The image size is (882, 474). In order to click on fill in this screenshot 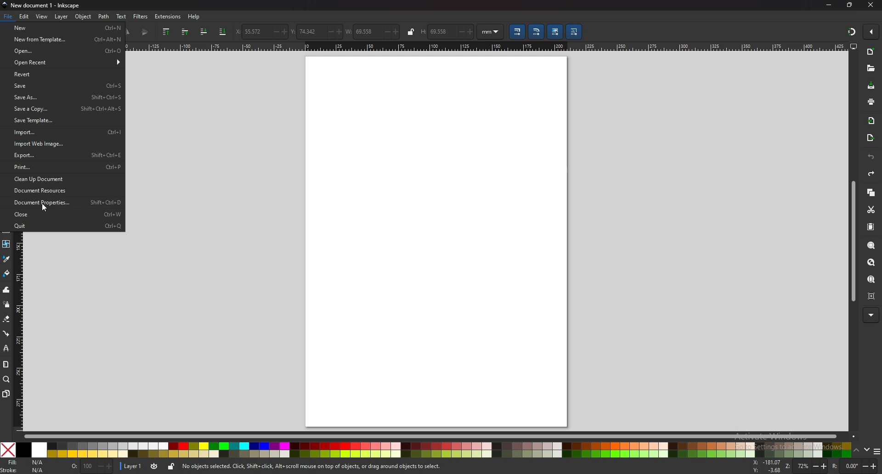, I will do `click(25, 463)`.